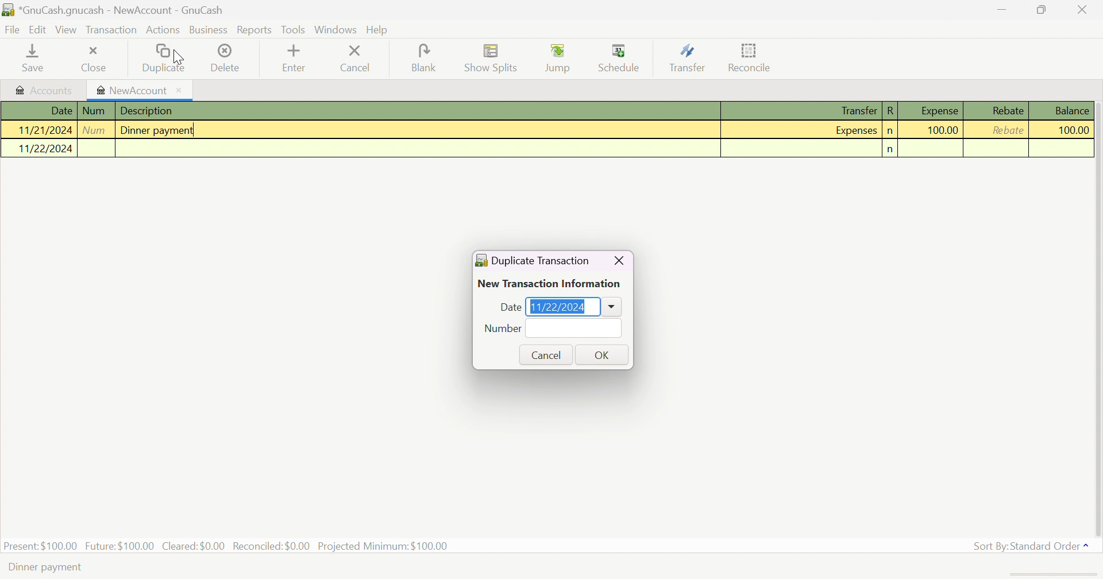 The height and width of the screenshot is (579, 1103). Describe the element at coordinates (382, 546) in the screenshot. I see `Projected Minimum: $100.00` at that location.